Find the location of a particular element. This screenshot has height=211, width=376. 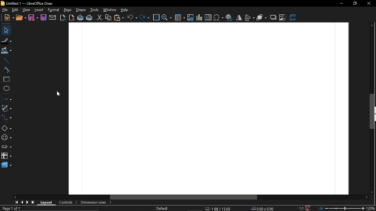

move down is located at coordinates (372, 192).